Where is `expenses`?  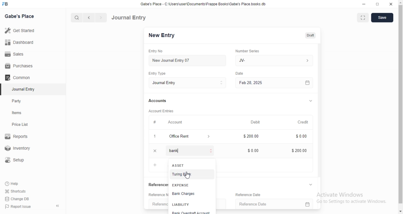 expenses is located at coordinates (190, 185).